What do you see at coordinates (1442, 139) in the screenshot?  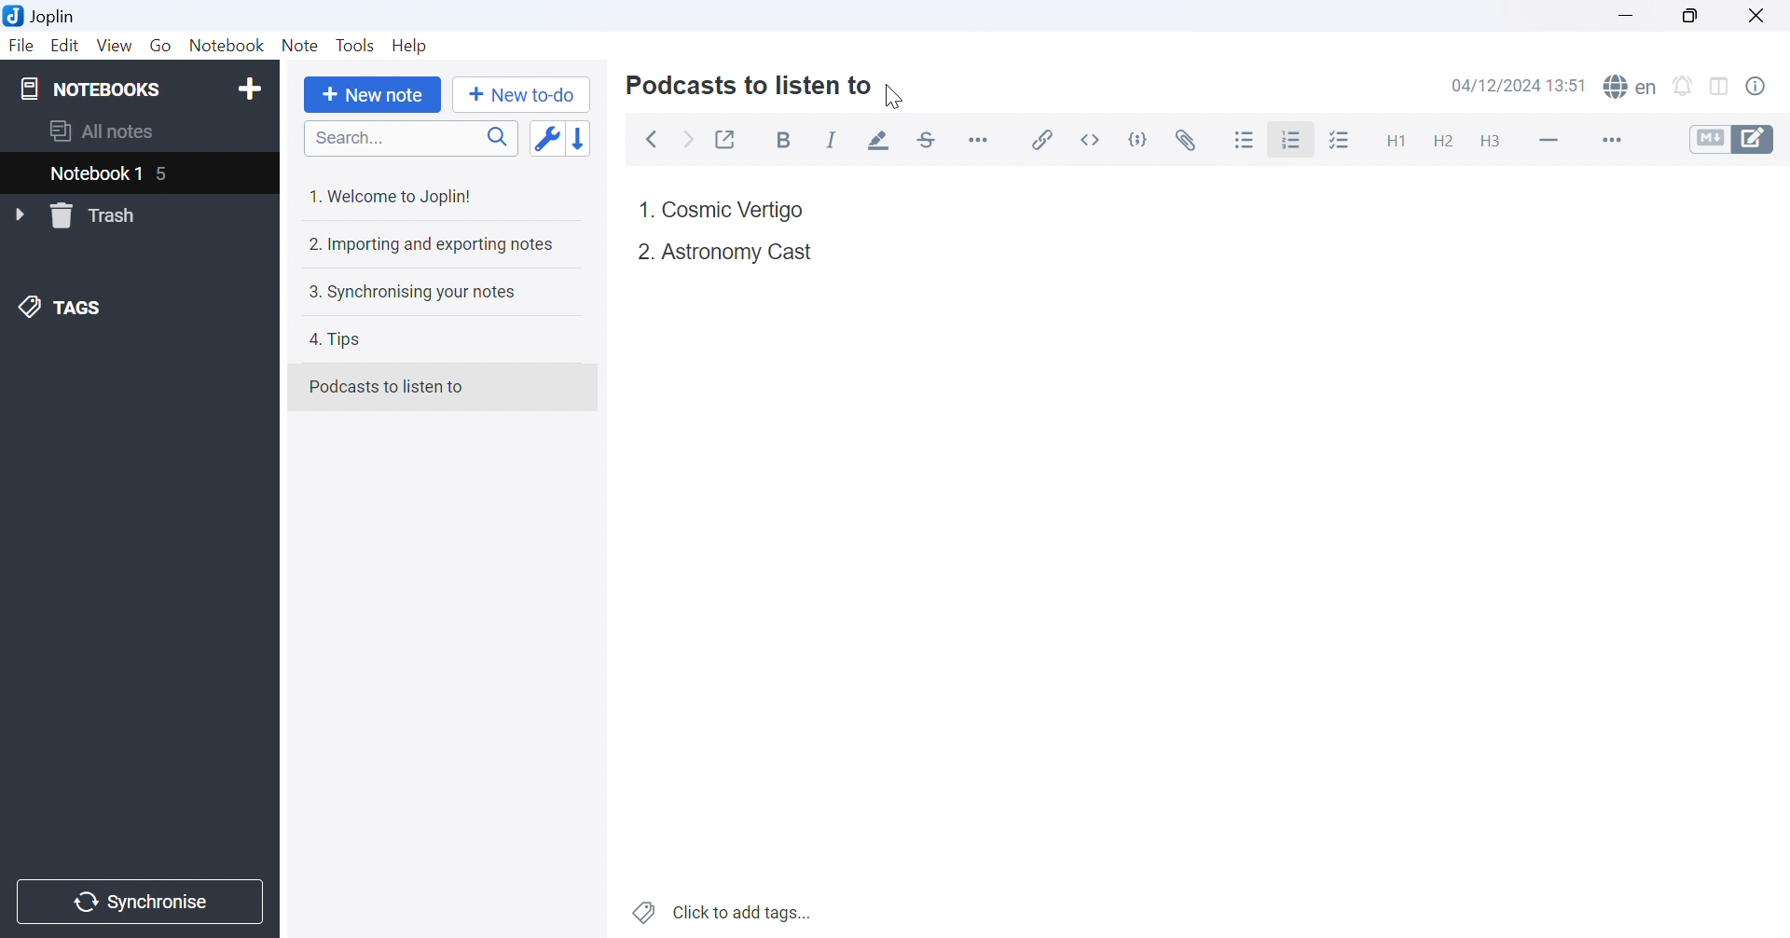 I see `Heading 2` at bounding box center [1442, 139].